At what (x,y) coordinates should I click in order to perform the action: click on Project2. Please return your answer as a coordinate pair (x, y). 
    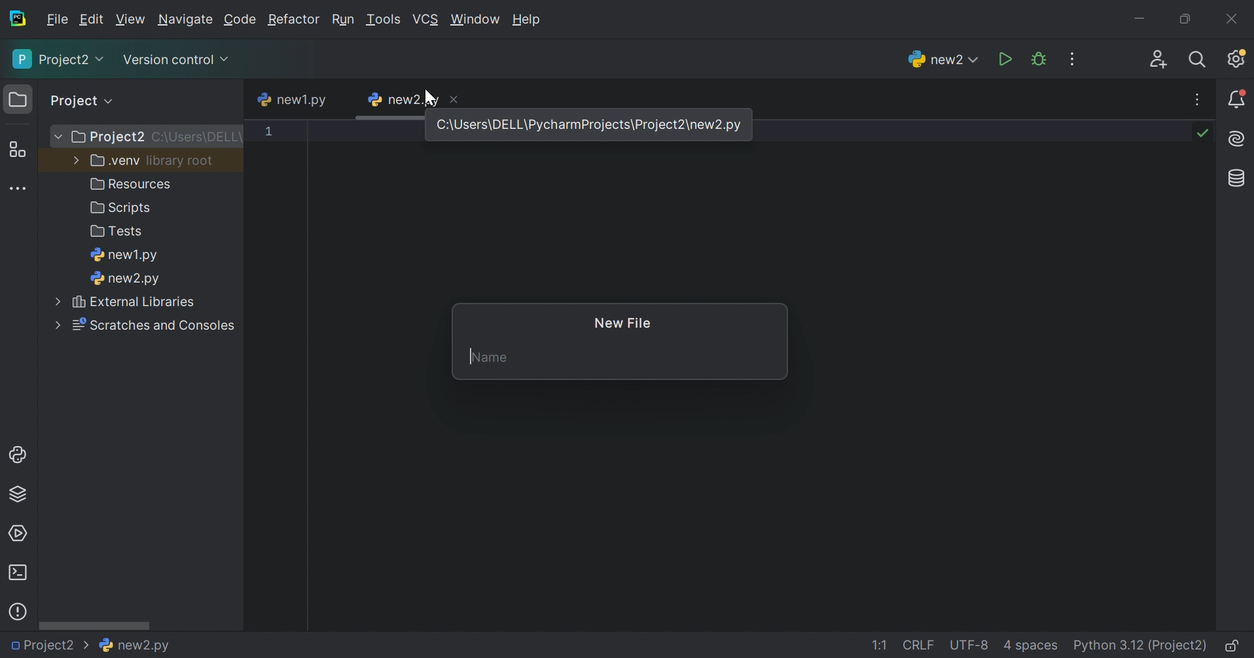
    Looking at the image, I should click on (106, 138).